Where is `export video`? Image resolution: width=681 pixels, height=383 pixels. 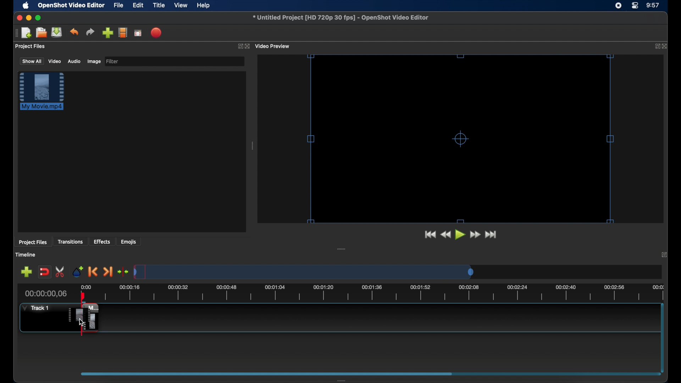
export video is located at coordinates (157, 33).